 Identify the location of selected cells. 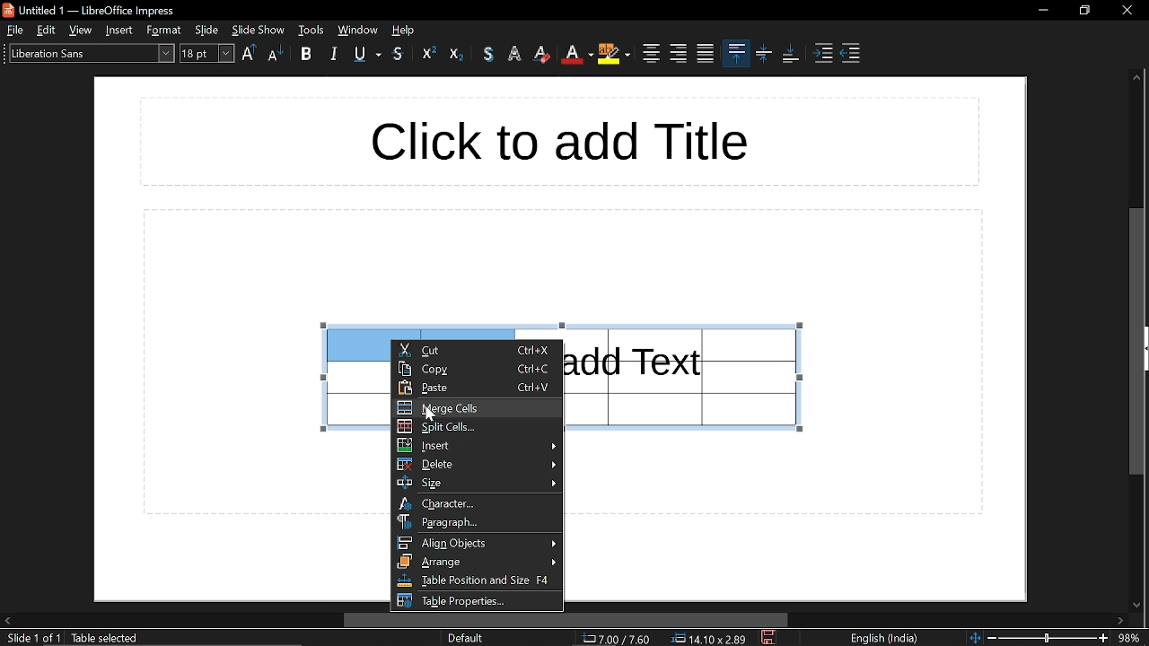
(352, 345).